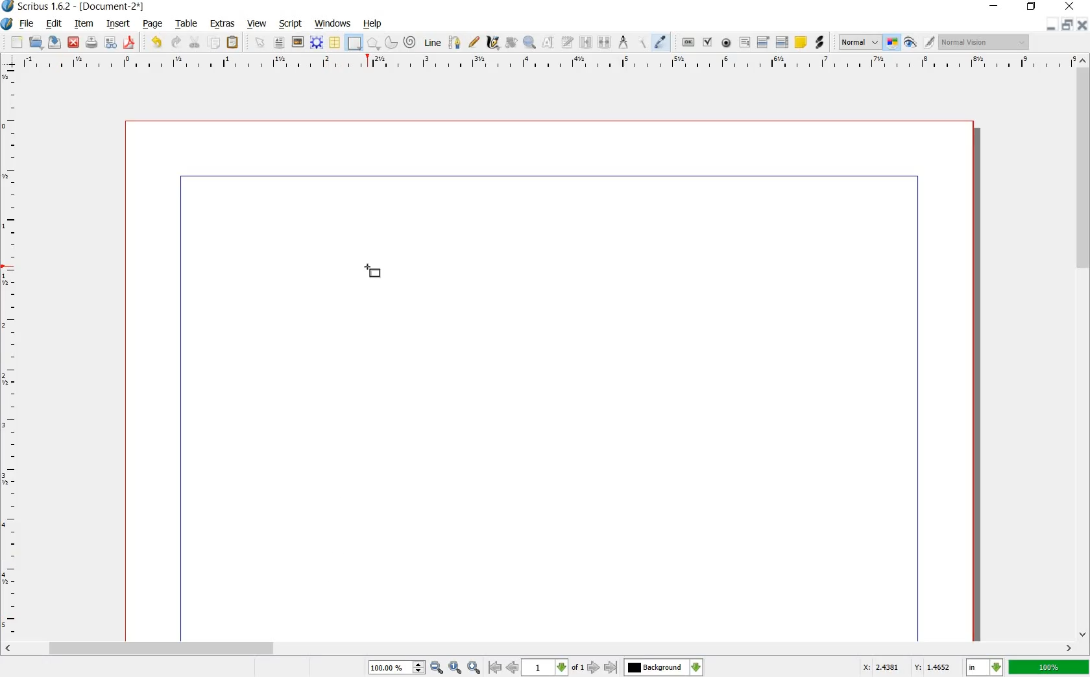 This screenshot has height=677, width=1090. What do you see at coordinates (131, 43) in the screenshot?
I see `SAVE AS PDF` at bounding box center [131, 43].